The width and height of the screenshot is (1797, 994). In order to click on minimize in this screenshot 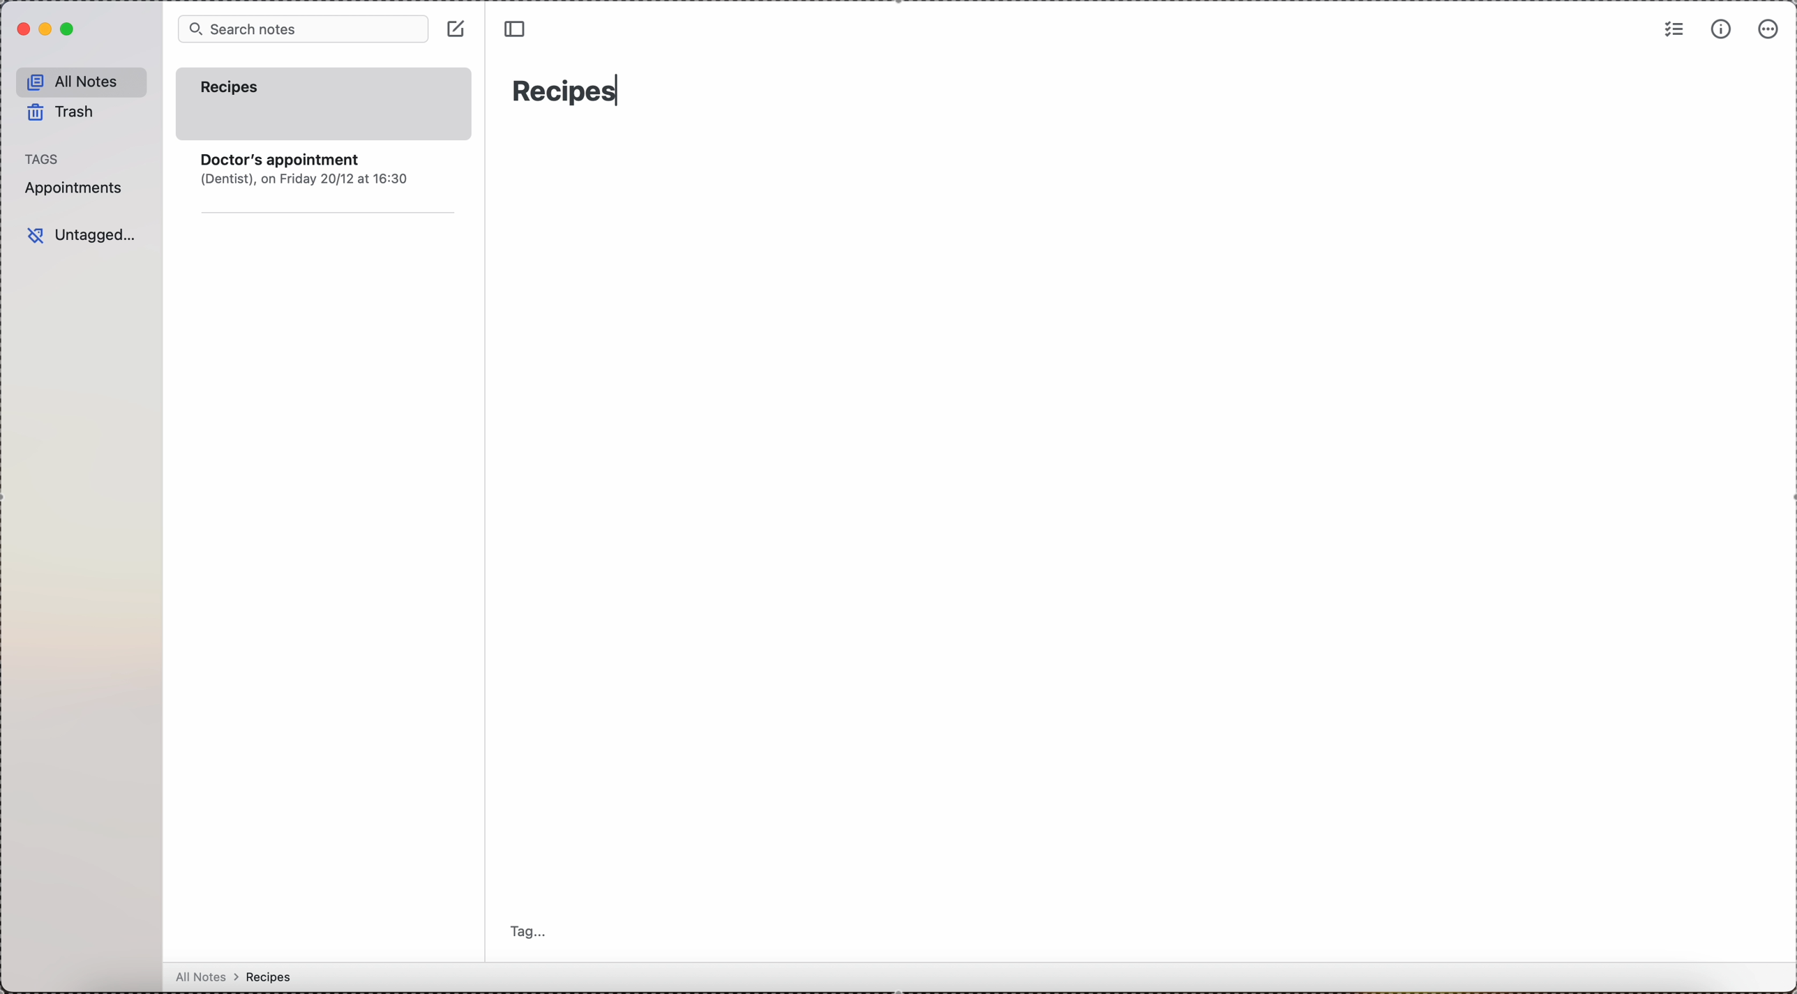, I will do `click(46, 31)`.